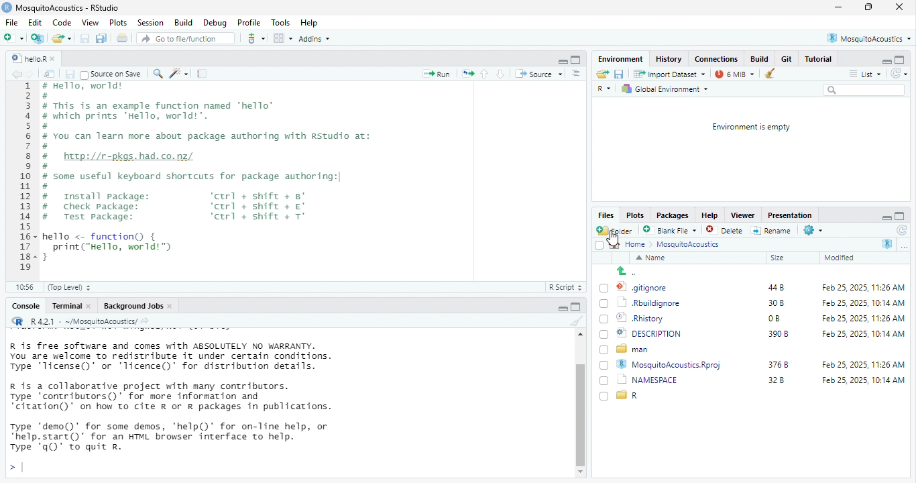  What do you see at coordinates (858, 303) in the screenshot?
I see `Feb 25 2025 10:14 AM` at bounding box center [858, 303].